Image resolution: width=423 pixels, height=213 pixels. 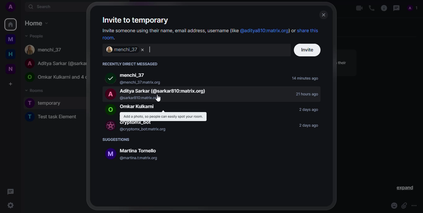 What do you see at coordinates (137, 123) in the screenshot?
I see `Cryplomx_bot` at bounding box center [137, 123].